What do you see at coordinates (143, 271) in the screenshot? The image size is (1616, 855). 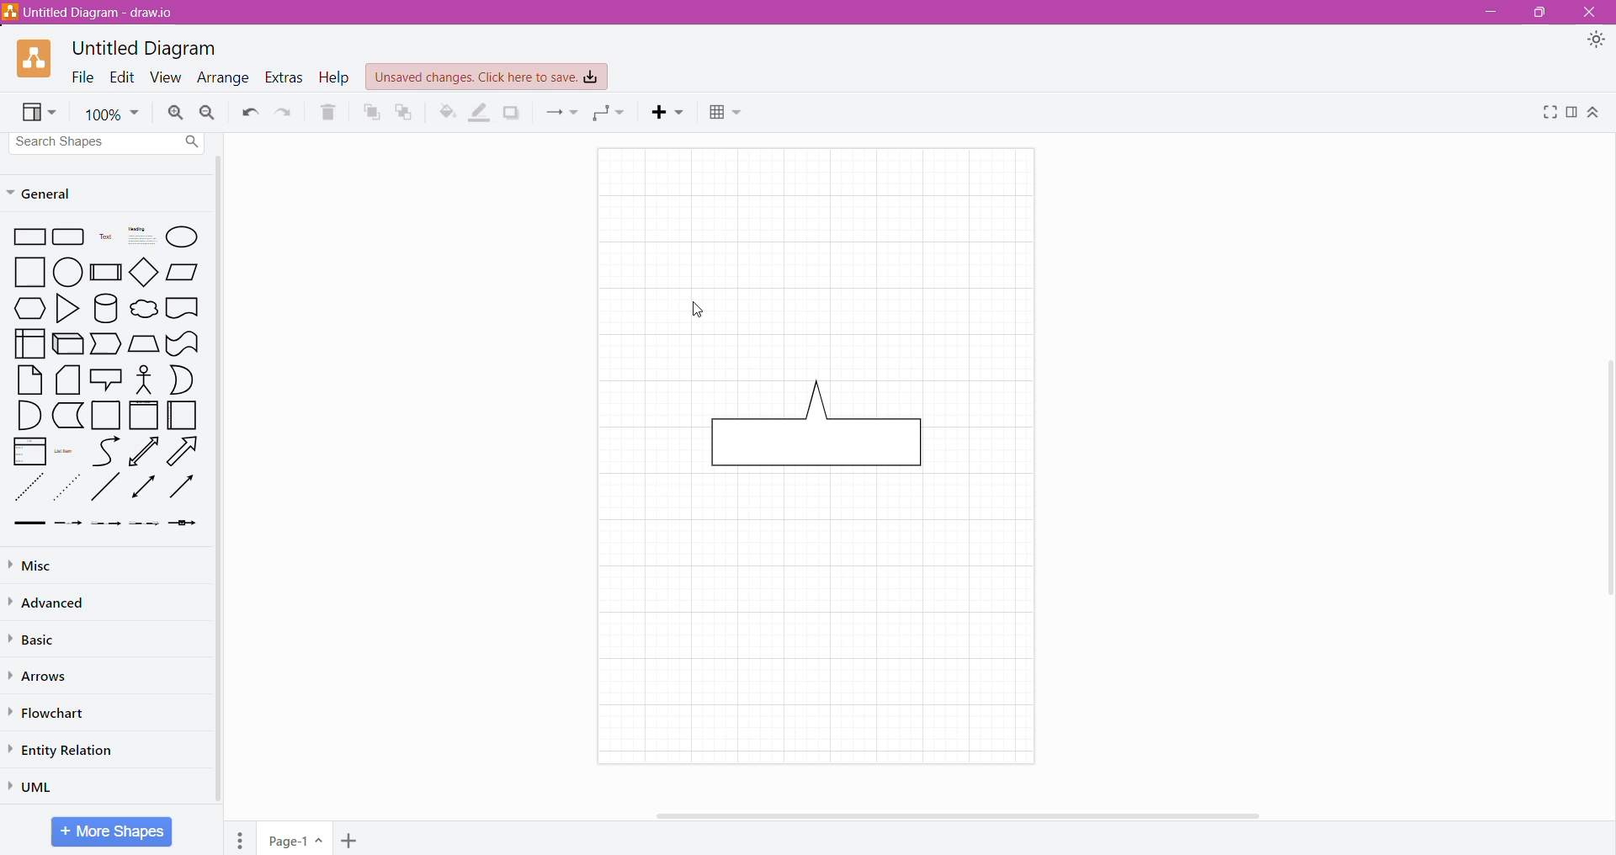 I see `diamond` at bounding box center [143, 271].